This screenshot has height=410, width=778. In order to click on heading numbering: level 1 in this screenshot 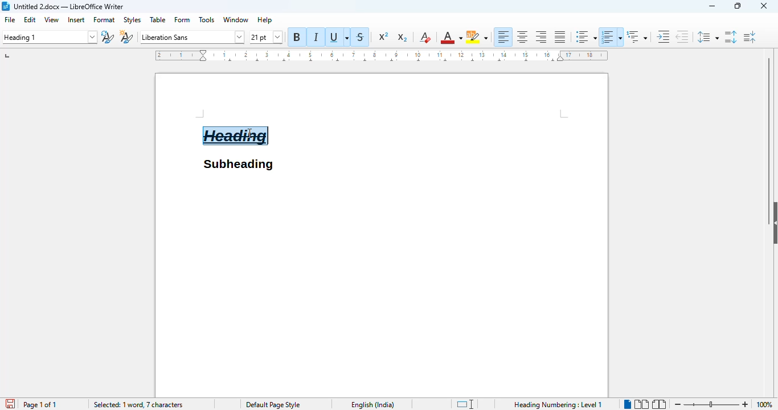, I will do `click(557, 404)`.